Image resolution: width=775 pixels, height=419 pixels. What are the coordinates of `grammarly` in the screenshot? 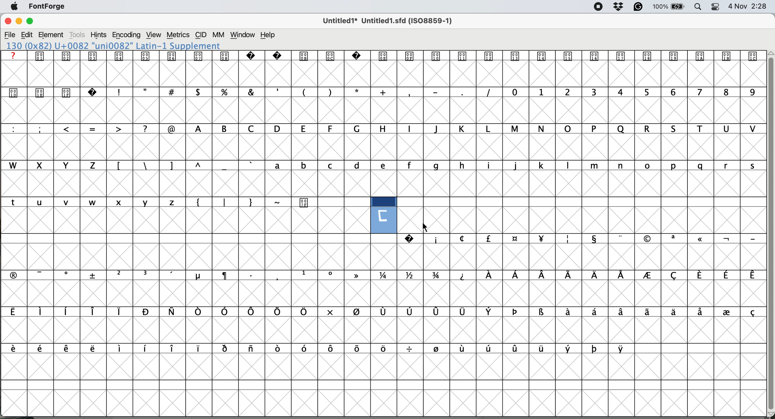 It's located at (639, 7).